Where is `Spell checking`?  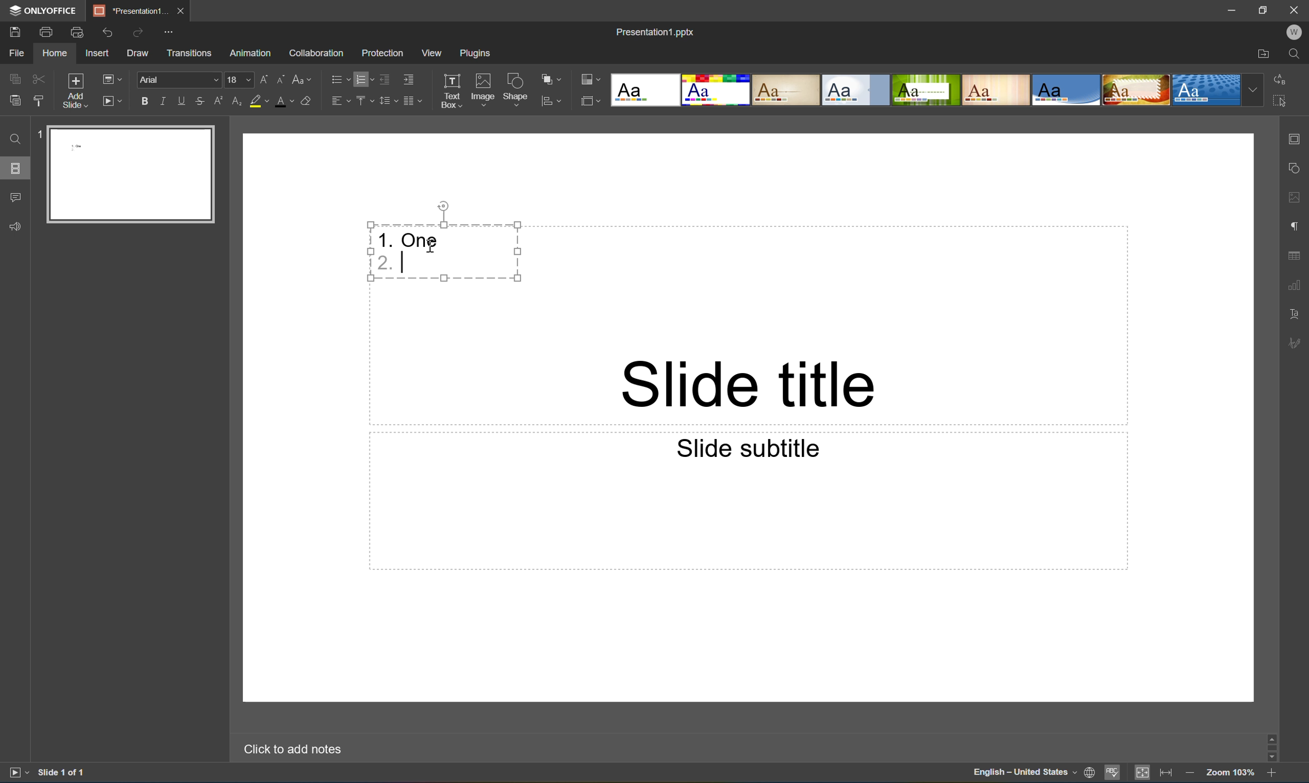
Spell checking is located at coordinates (1112, 773).